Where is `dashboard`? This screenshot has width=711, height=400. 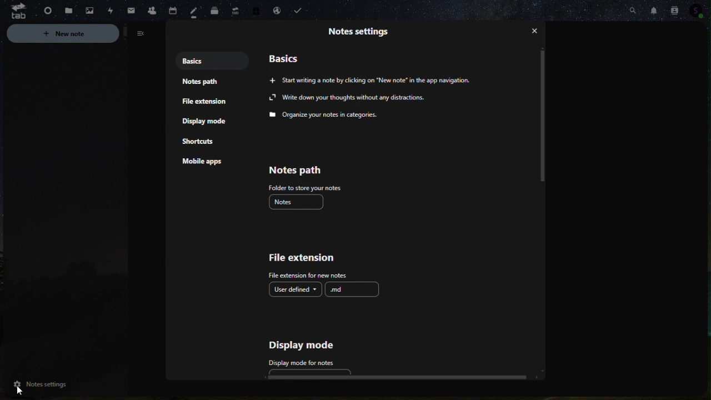 dashboard is located at coordinates (44, 11).